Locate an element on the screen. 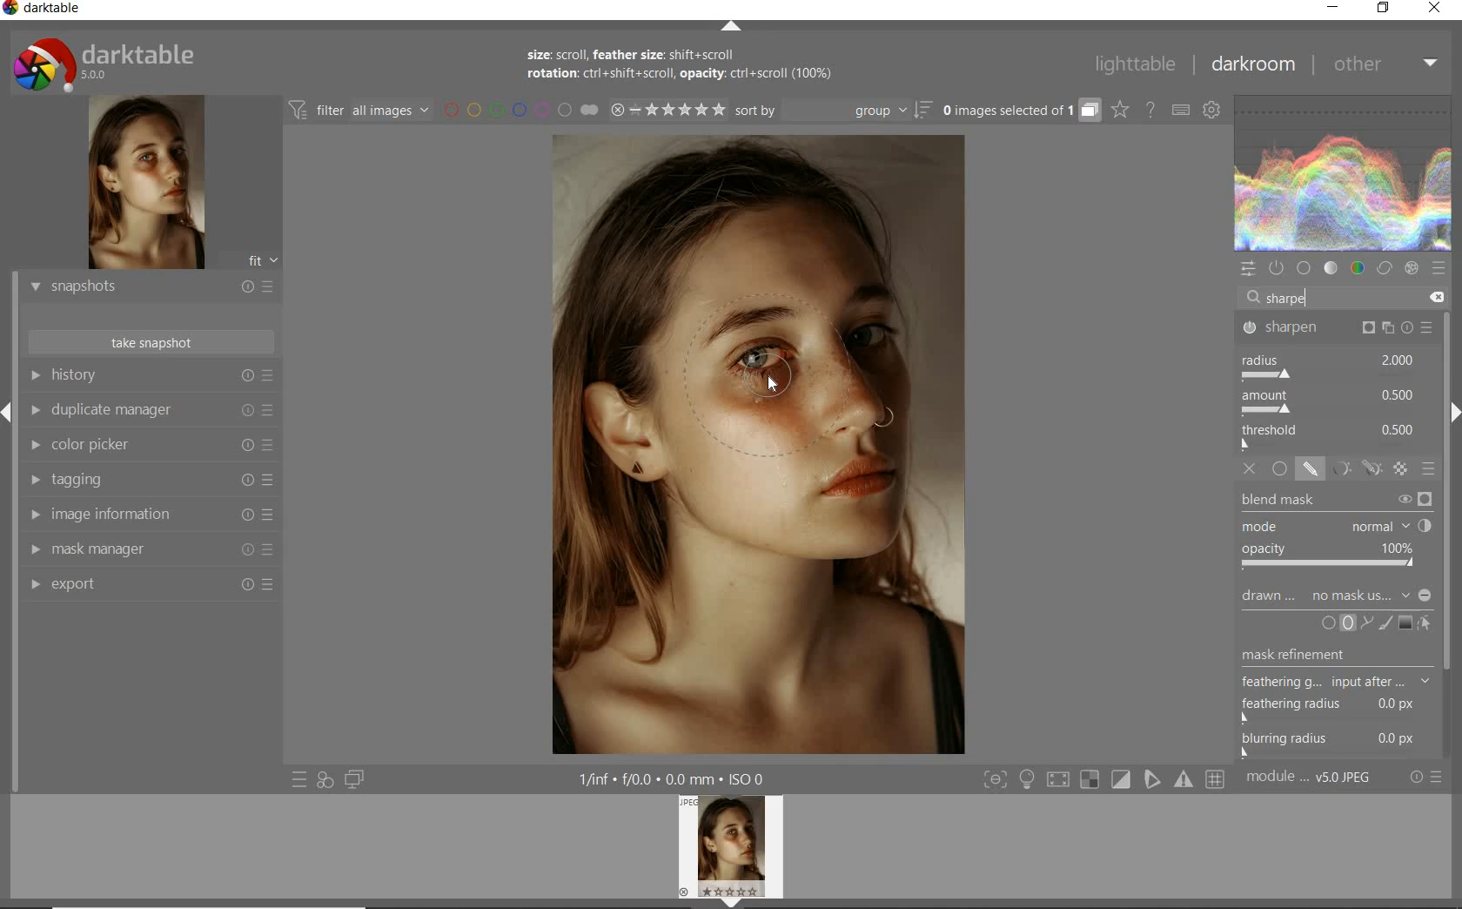  MASK OPTIONS is located at coordinates (1352, 469).